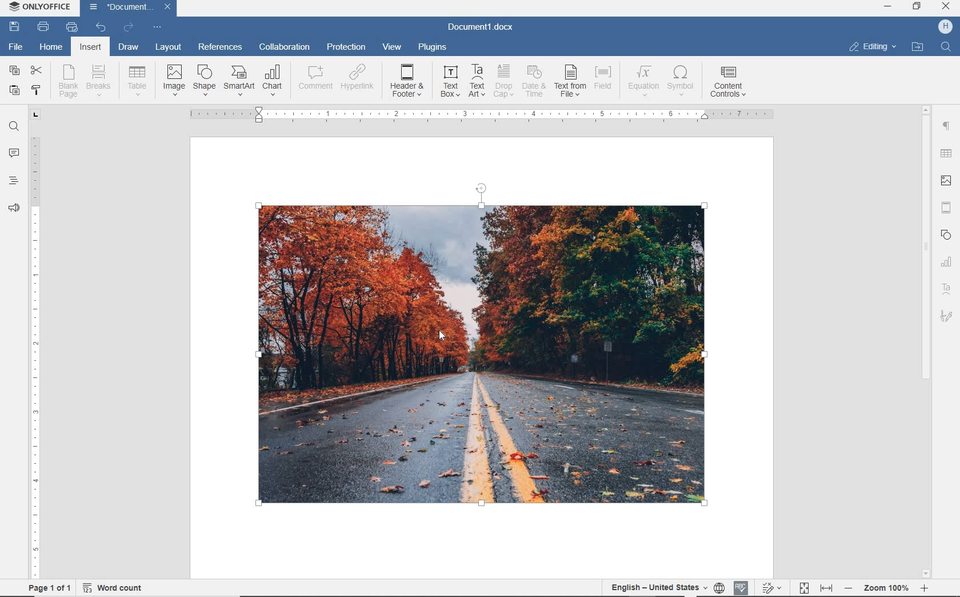 The image size is (960, 597). What do you see at coordinates (174, 77) in the screenshot?
I see `image` at bounding box center [174, 77].